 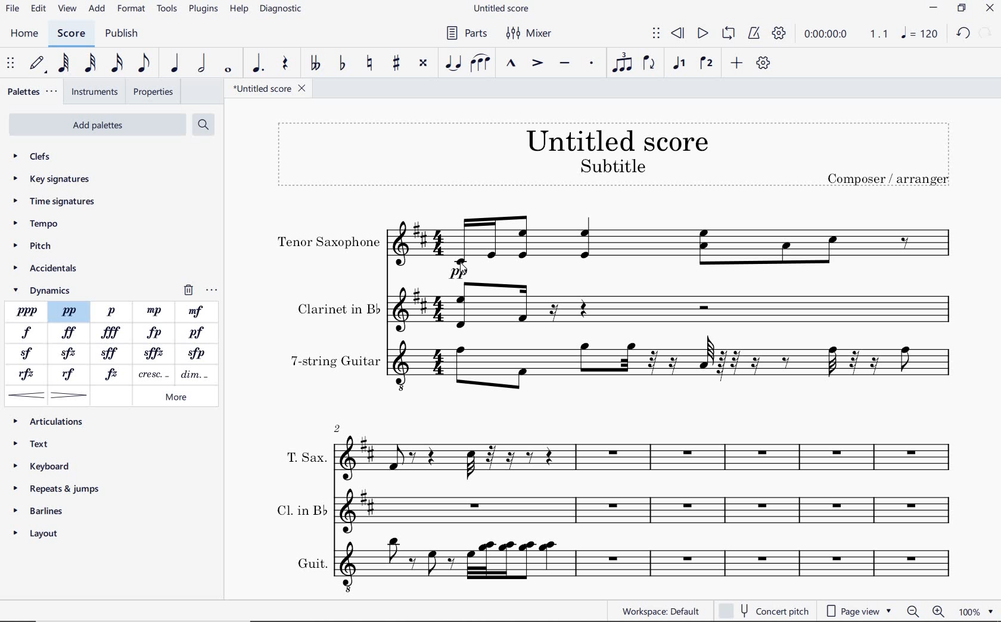 I want to click on FLIP DIRECTION, so click(x=652, y=63).